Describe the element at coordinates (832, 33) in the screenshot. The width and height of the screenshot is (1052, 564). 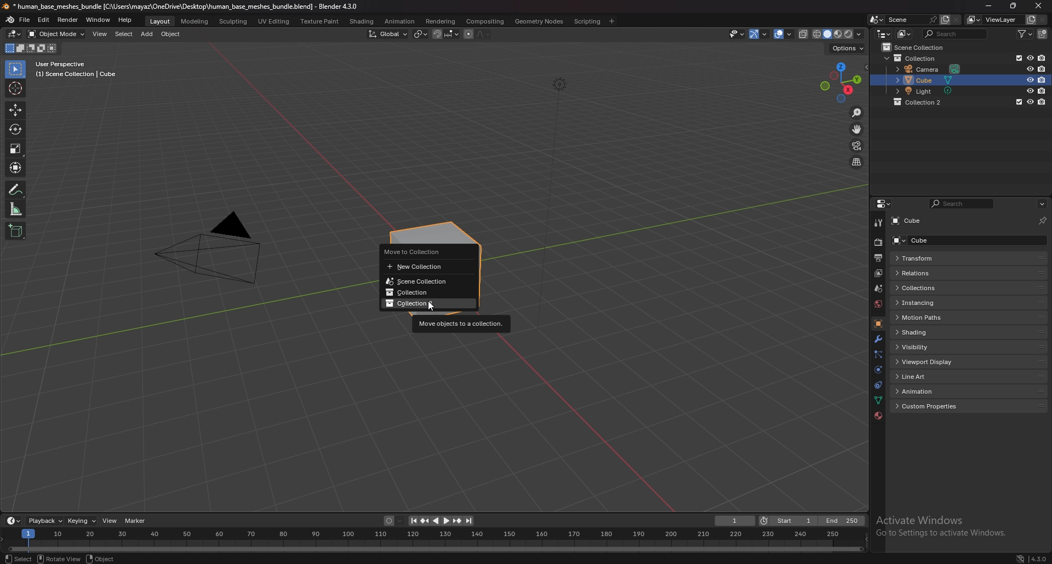
I see `viewport shading` at that location.